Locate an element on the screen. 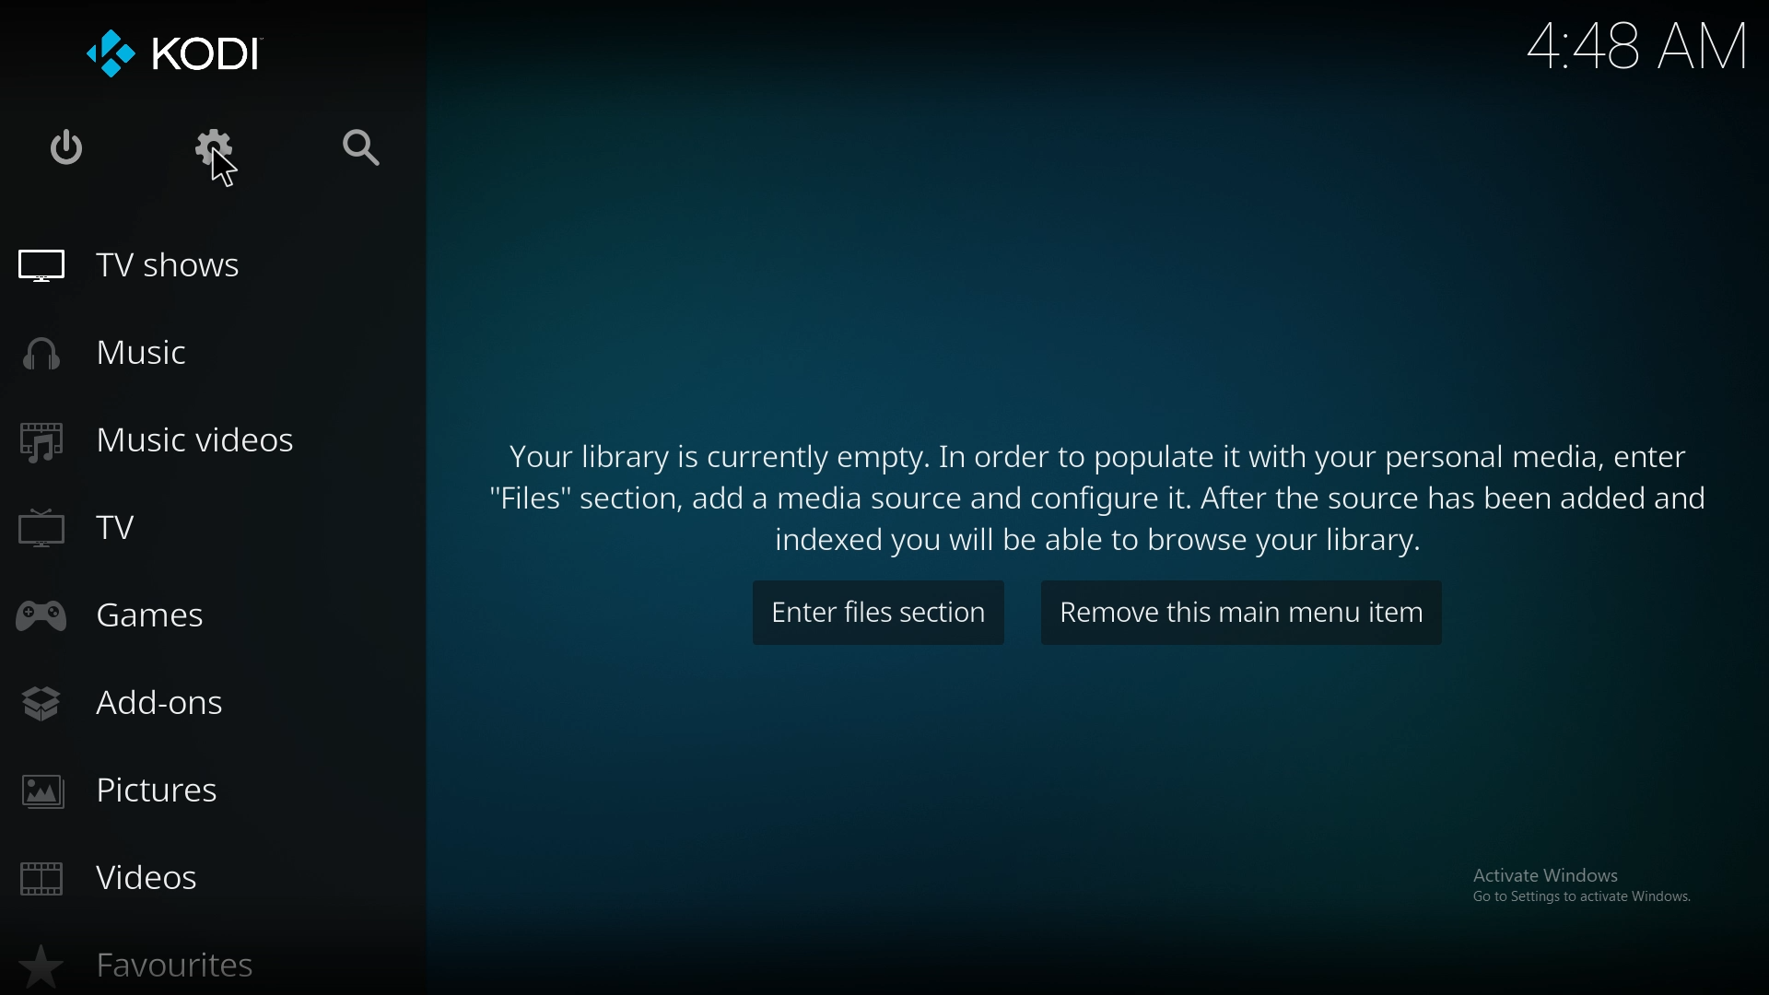 This screenshot has width=1769, height=995. games is located at coordinates (149, 617).